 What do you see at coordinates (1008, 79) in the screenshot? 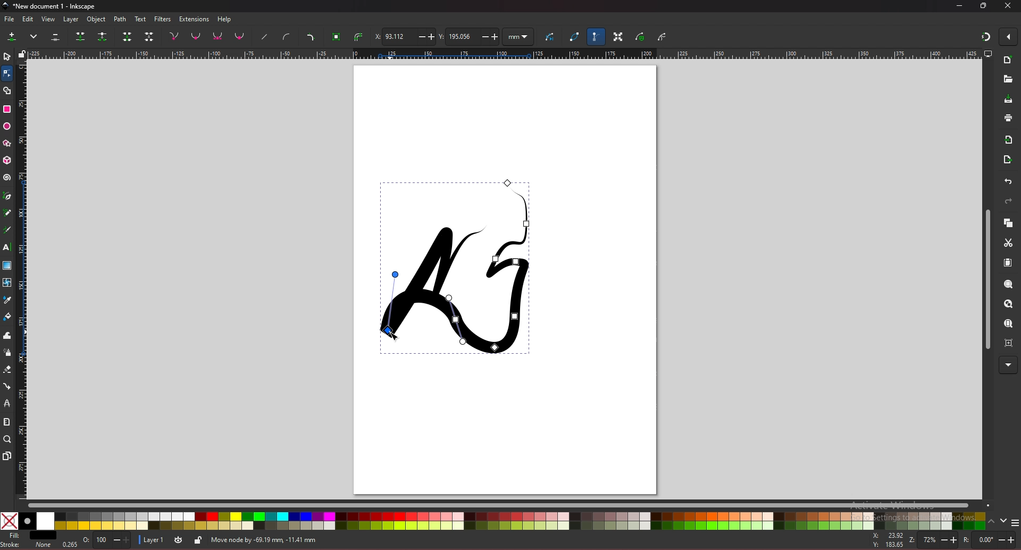
I see `open` at bounding box center [1008, 79].